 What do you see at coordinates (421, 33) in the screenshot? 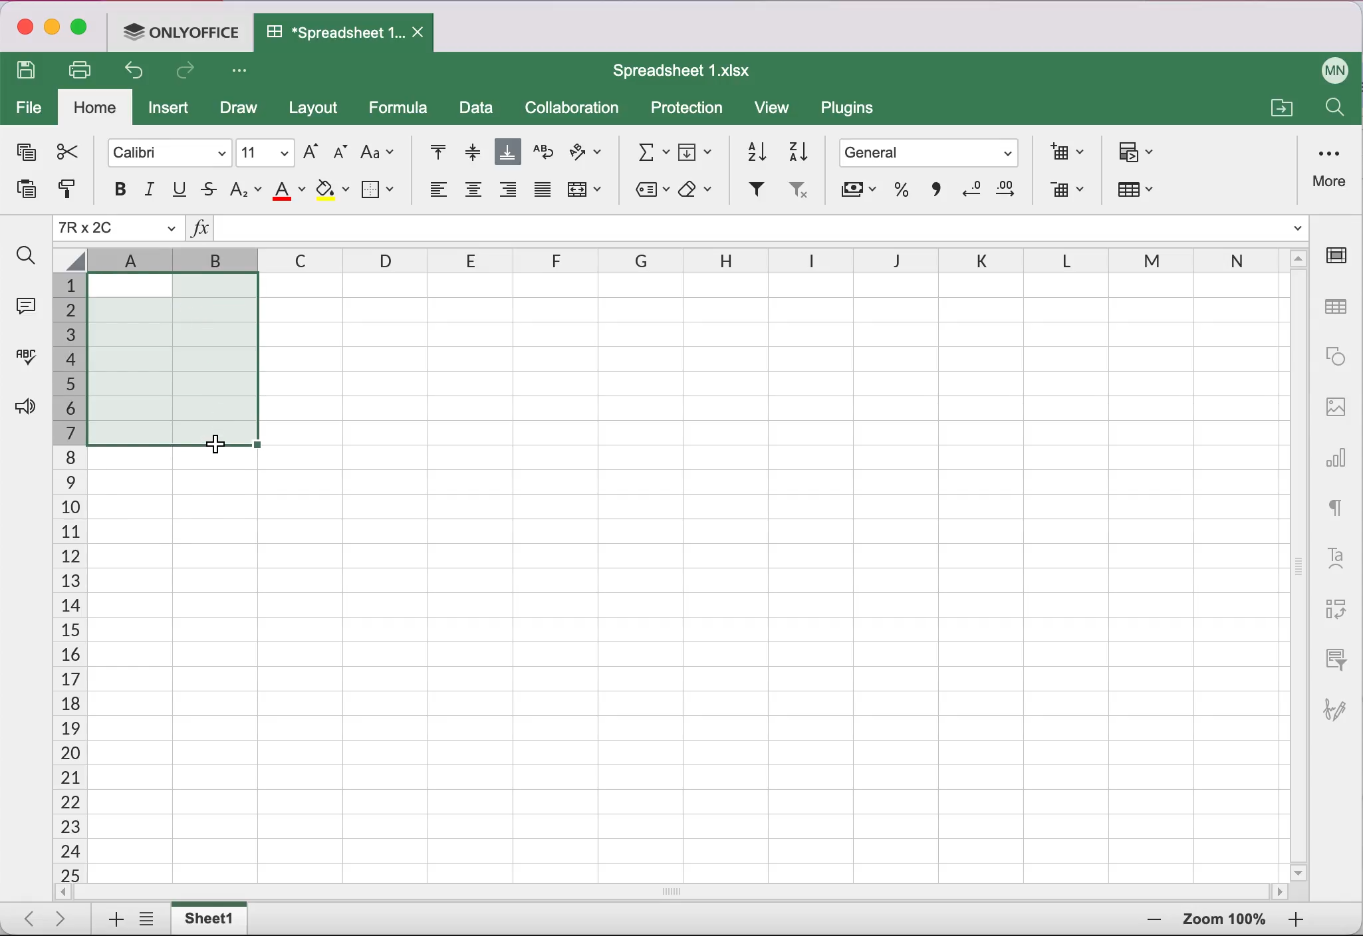
I see `Close` at bounding box center [421, 33].